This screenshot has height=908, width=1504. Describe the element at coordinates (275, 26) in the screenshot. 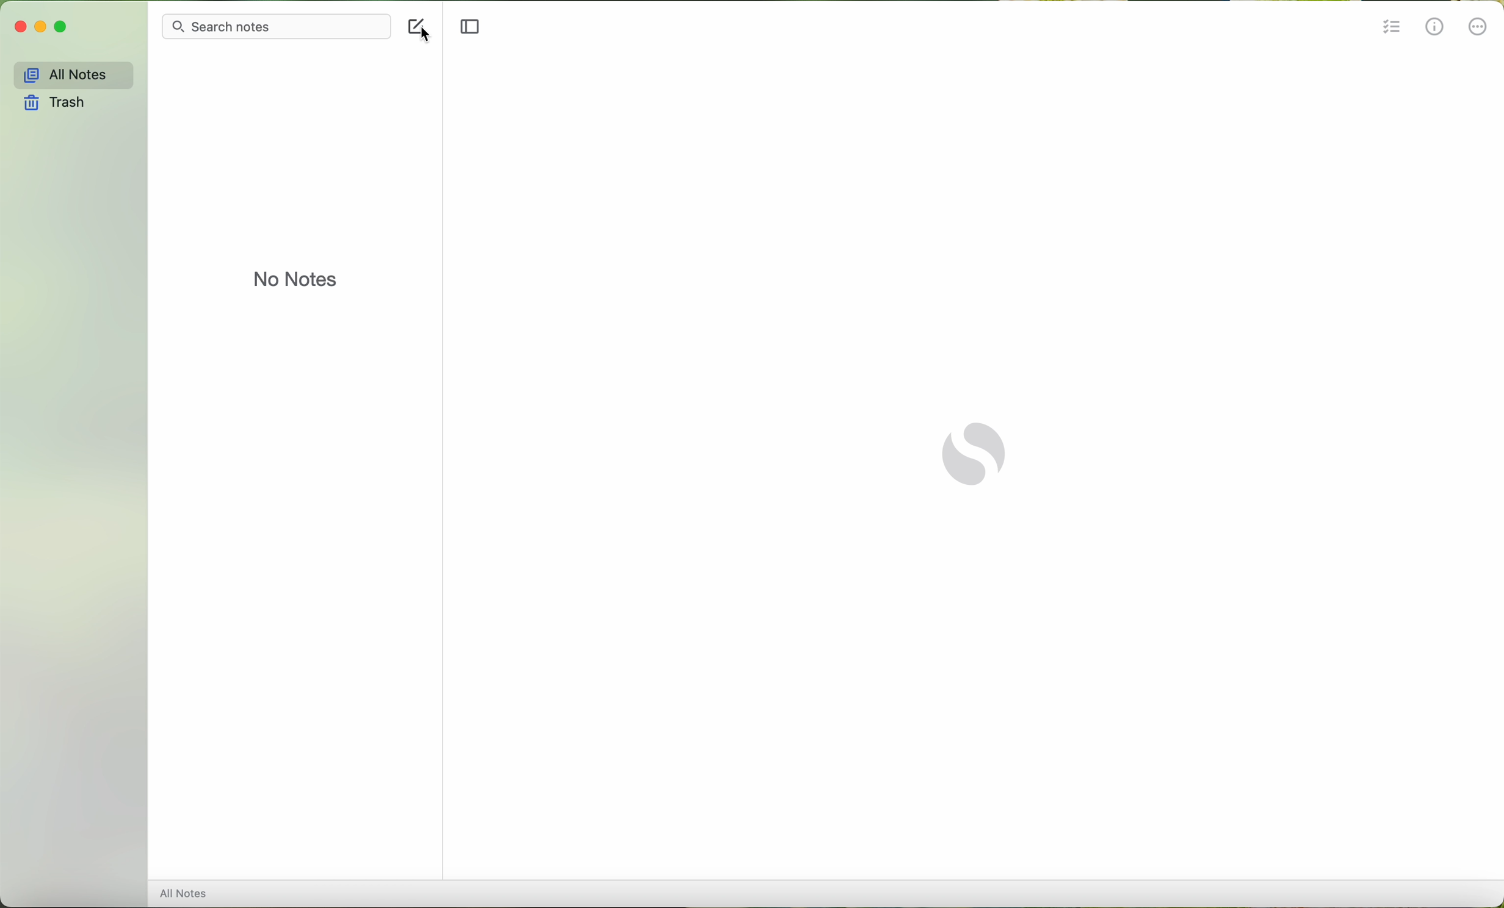

I see `search bar` at that location.